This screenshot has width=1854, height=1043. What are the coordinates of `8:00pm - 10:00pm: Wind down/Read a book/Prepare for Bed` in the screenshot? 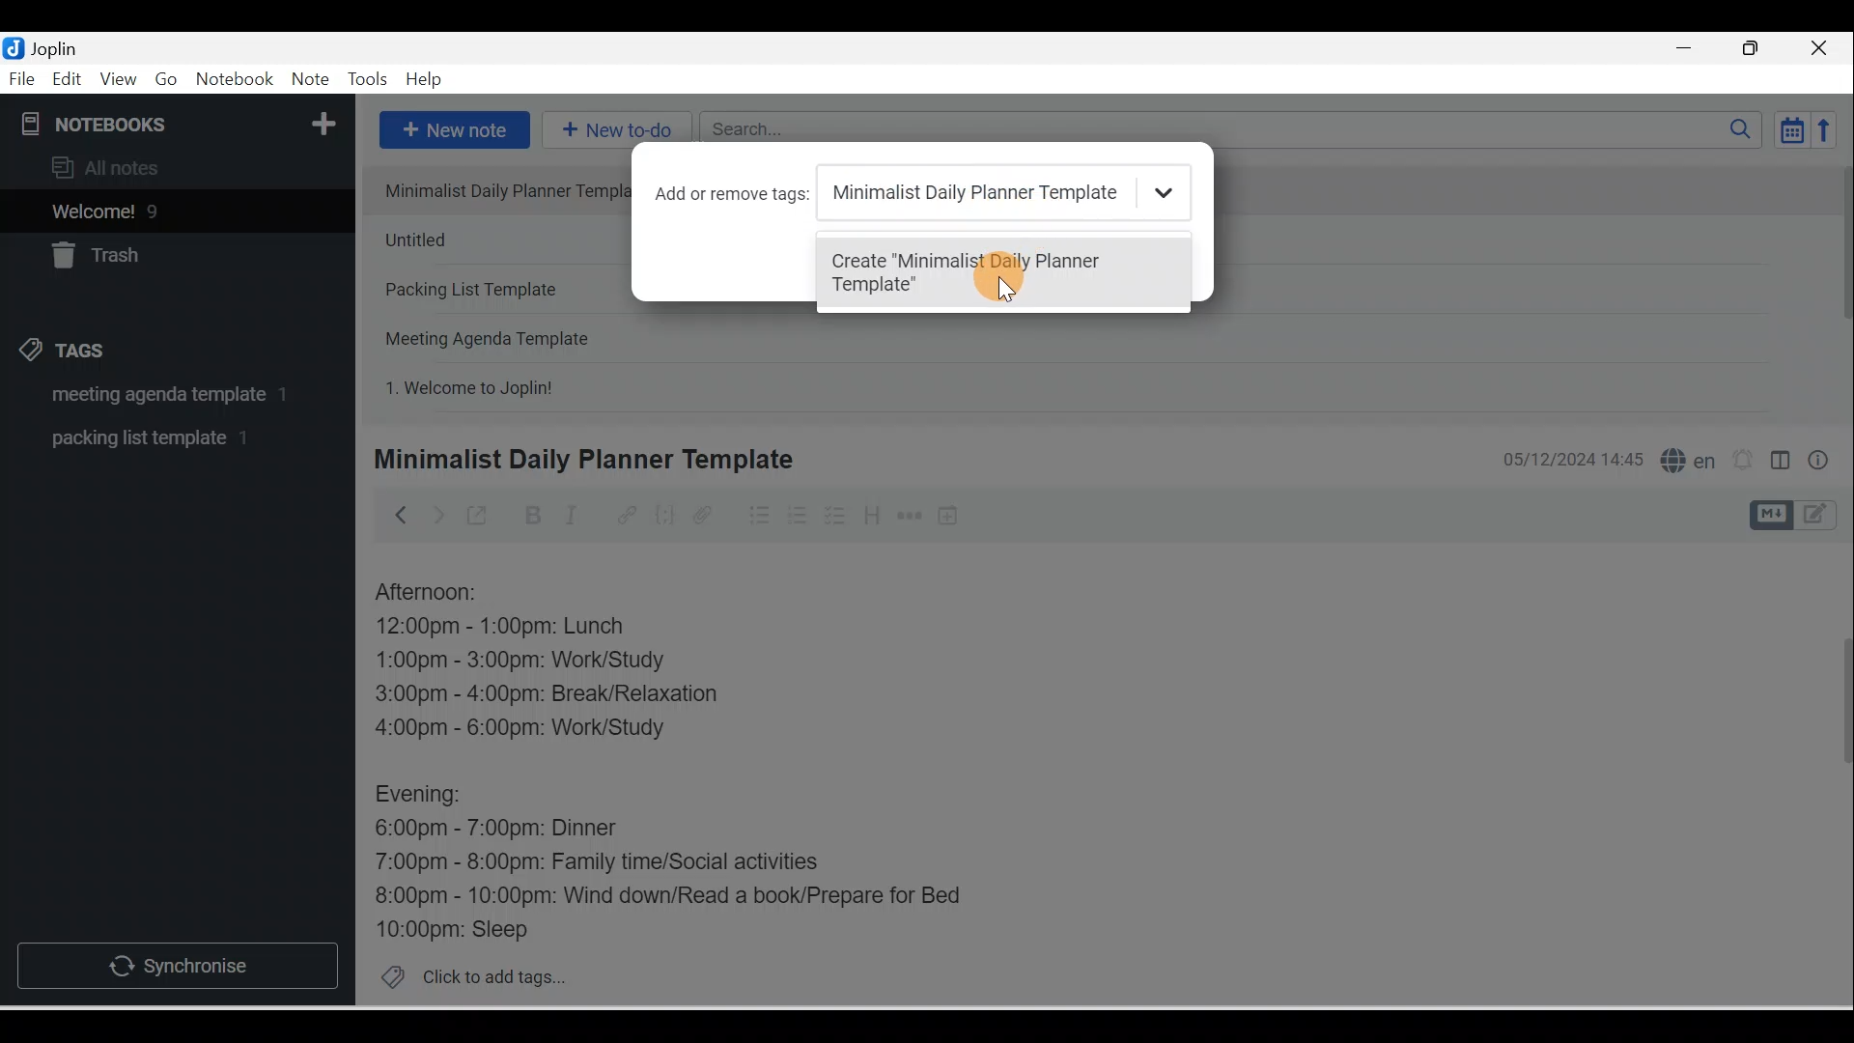 It's located at (669, 897).